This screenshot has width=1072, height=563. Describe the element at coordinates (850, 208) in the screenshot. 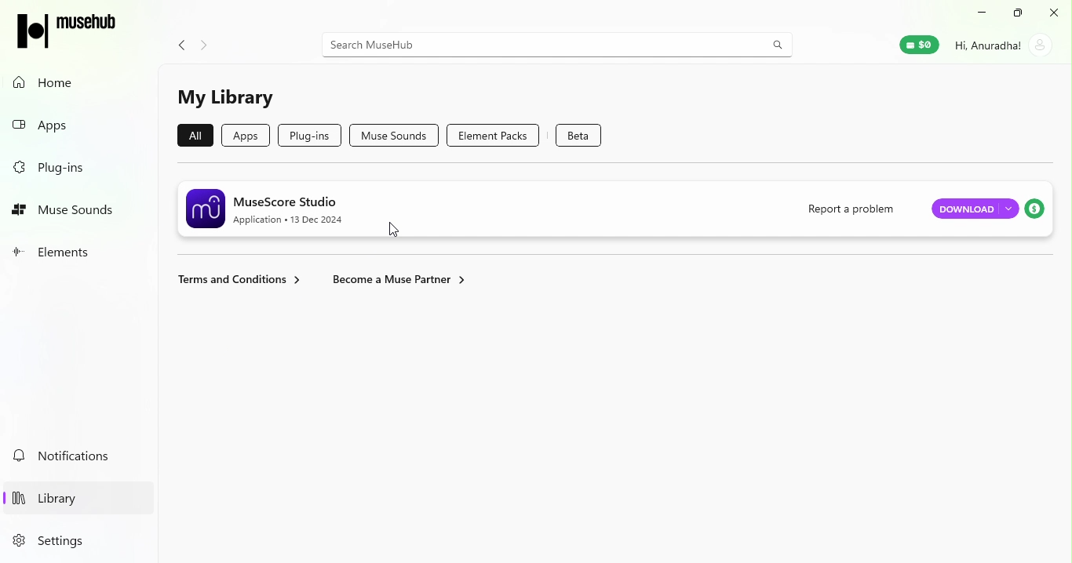

I see `report a problem` at that location.